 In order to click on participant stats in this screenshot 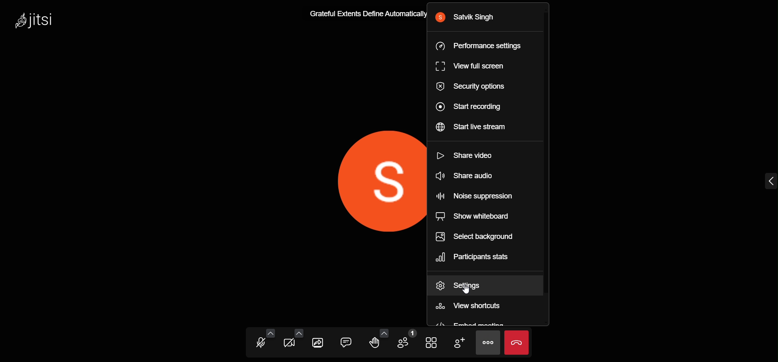, I will do `click(474, 258)`.